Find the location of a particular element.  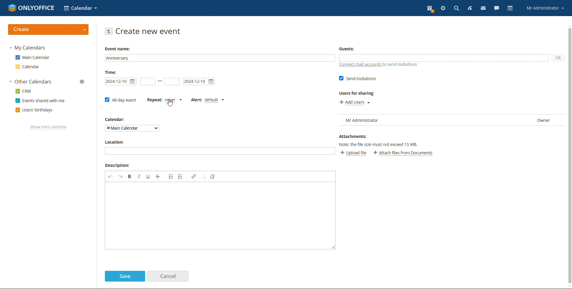

calendar is located at coordinates (27, 67).